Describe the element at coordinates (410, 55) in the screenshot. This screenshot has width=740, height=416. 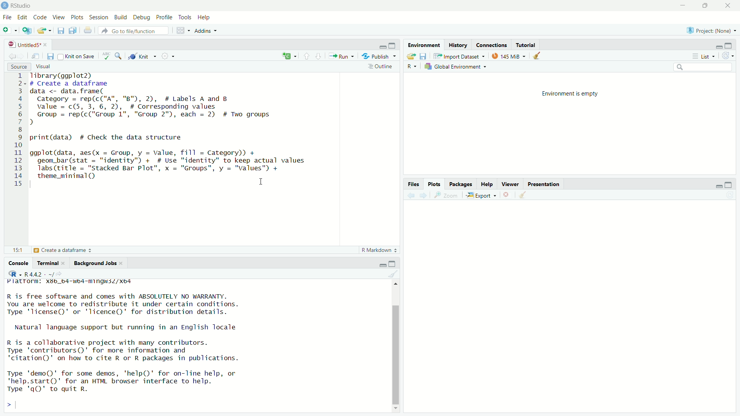
I see `Load workspace` at that location.